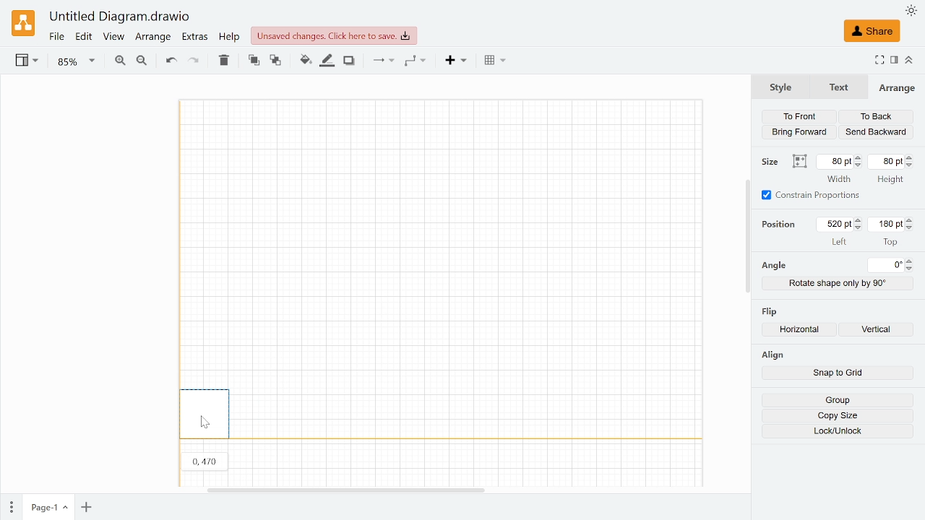 This screenshot has height=520, width=925. I want to click on Untitled Diagram.drawio, so click(120, 17).